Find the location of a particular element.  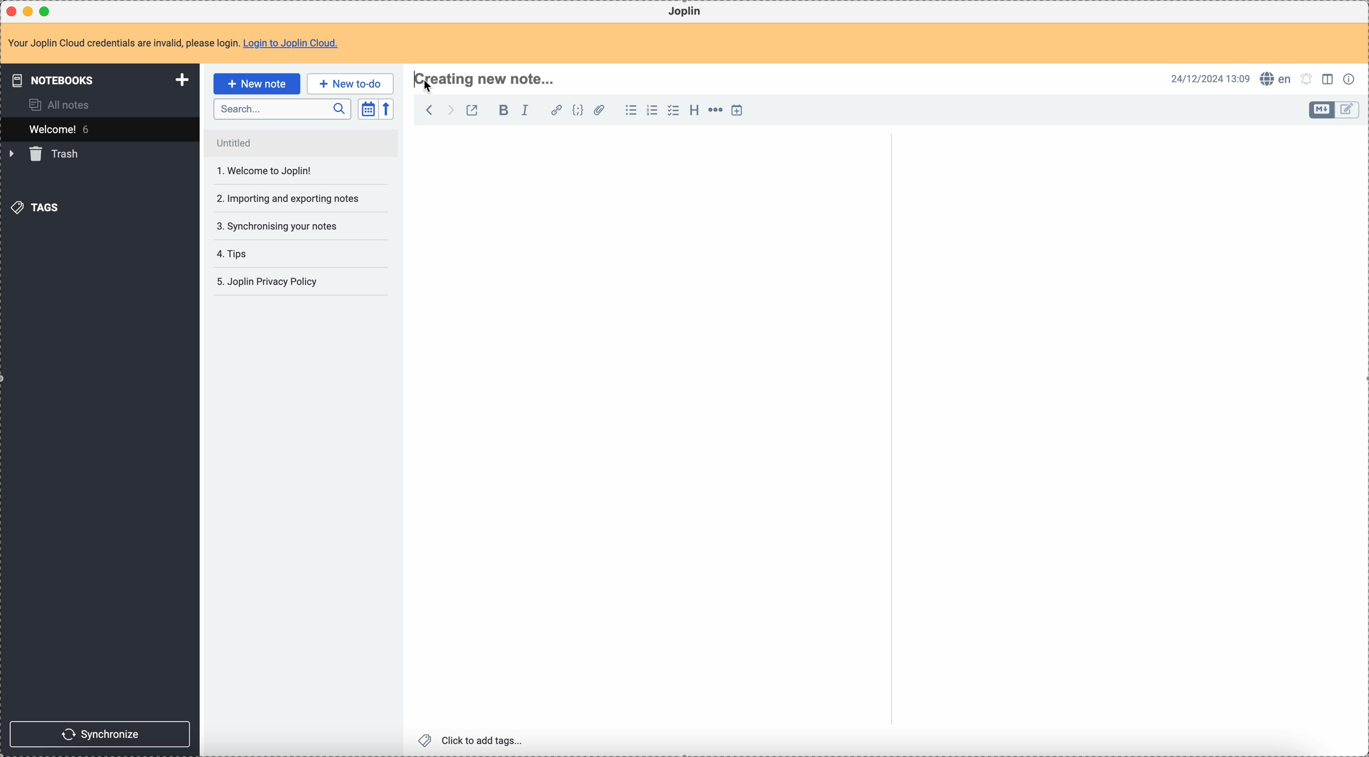

attach file is located at coordinates (597, 111).